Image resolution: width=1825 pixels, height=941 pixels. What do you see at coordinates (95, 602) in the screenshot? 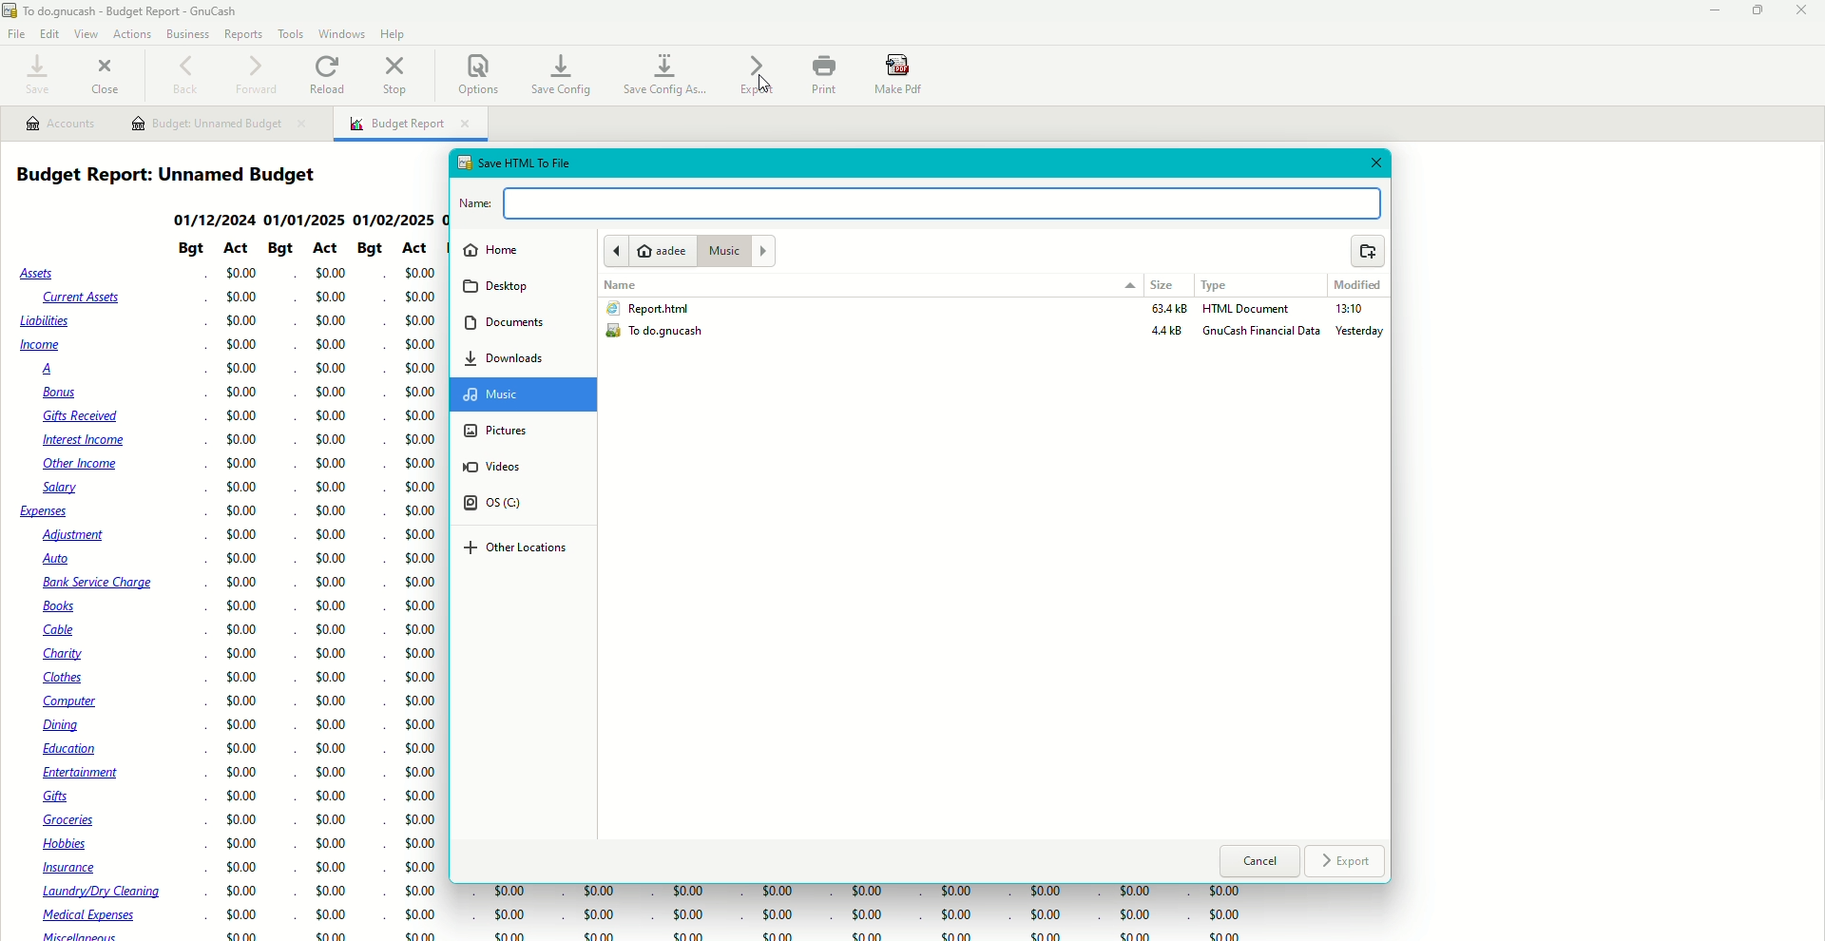
I see `Accounts and Sub-accounts` at bounding box center [95, 602].